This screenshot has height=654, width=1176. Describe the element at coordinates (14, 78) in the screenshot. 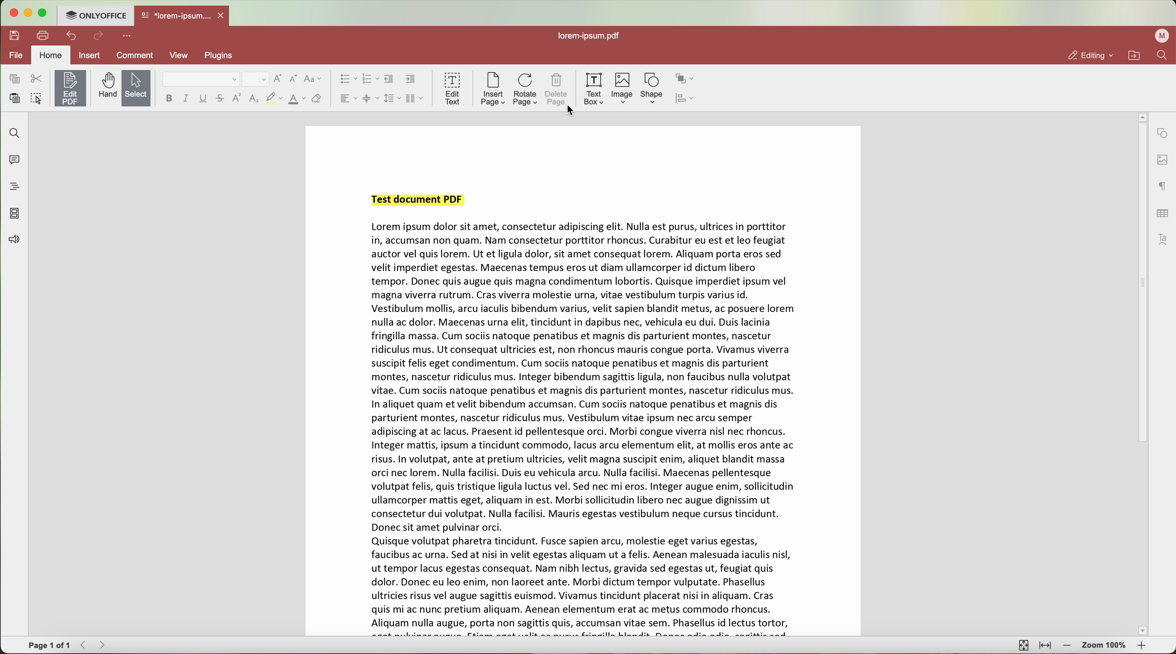

I see `copy` at that location.